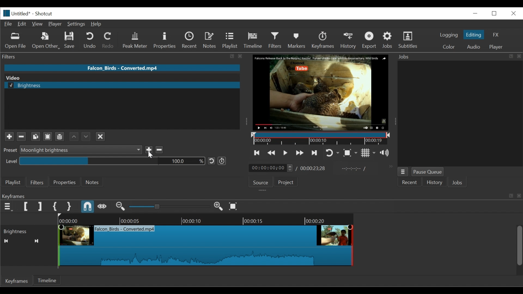 The image size is (523, 294). I want to click on In point, so click(351, 169).